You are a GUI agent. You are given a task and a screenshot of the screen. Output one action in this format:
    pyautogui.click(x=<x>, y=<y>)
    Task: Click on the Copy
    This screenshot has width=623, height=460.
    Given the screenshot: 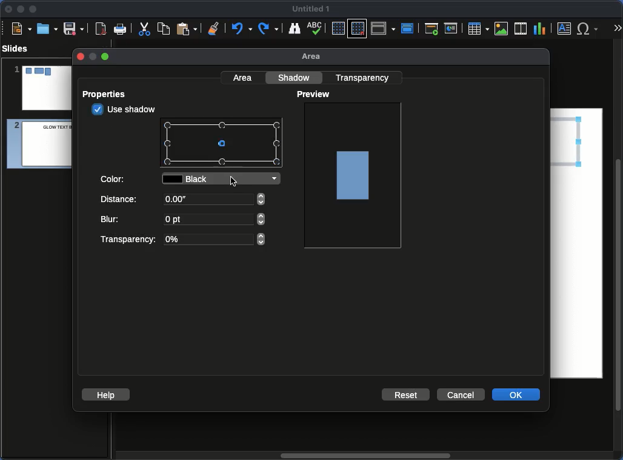 What is the action you would take?
    pyautogui.click(x=164, y=28)
    